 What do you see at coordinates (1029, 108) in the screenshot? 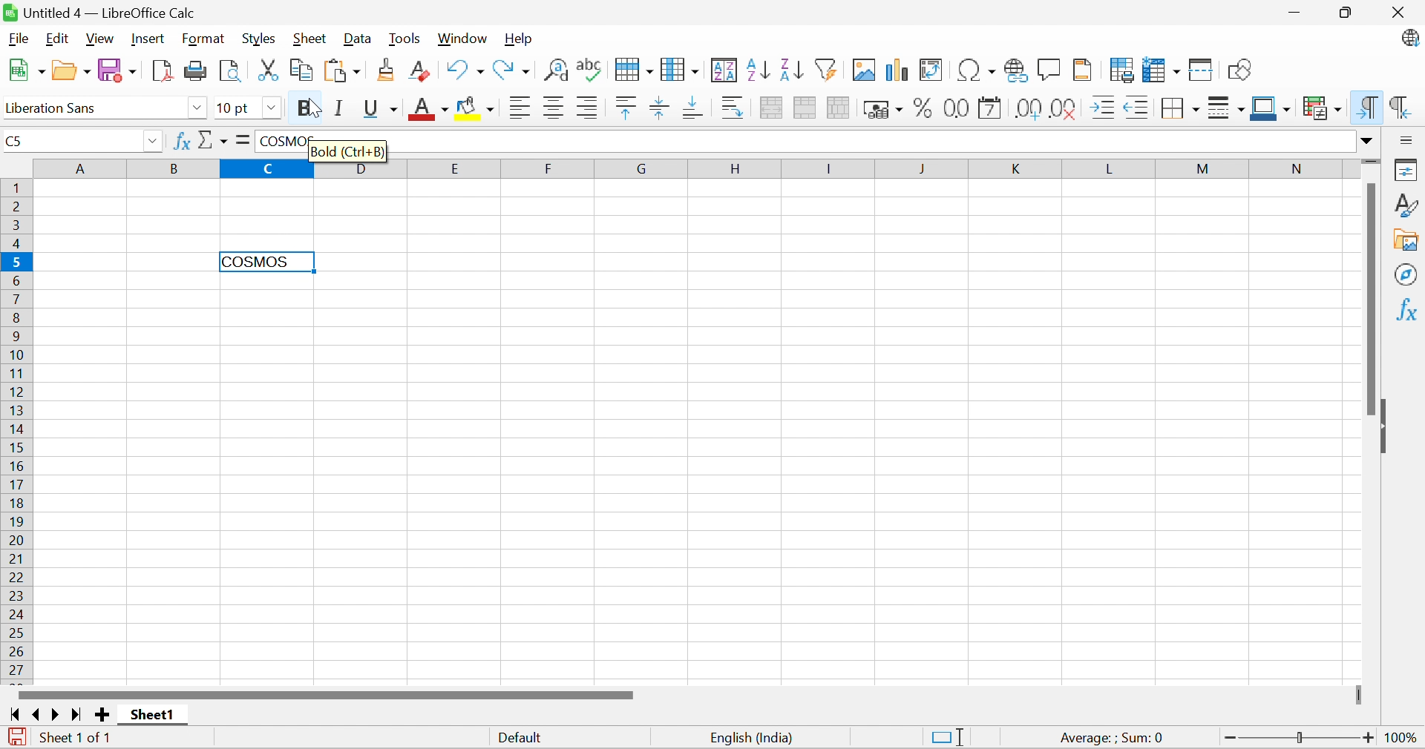
I see `Add Decimal Place` at bounding box center [1029, 108].